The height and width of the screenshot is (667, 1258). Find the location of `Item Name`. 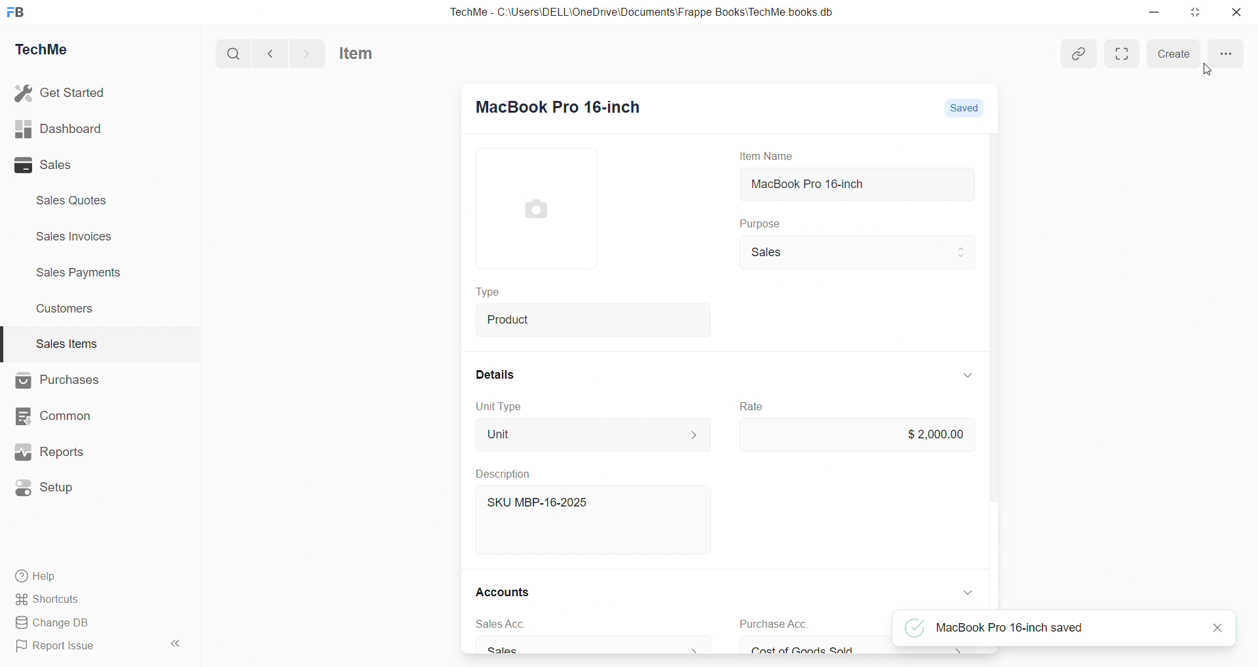

Item Name is located at coordinates (765, 157).